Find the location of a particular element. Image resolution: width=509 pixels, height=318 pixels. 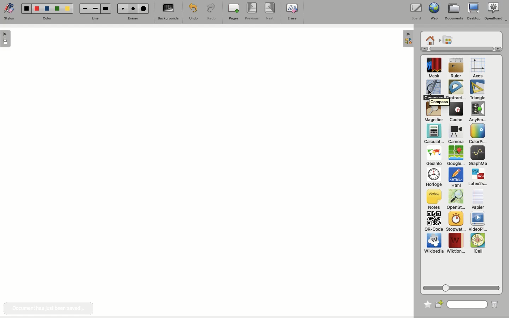

line2 is located at coordinates (95, 8).